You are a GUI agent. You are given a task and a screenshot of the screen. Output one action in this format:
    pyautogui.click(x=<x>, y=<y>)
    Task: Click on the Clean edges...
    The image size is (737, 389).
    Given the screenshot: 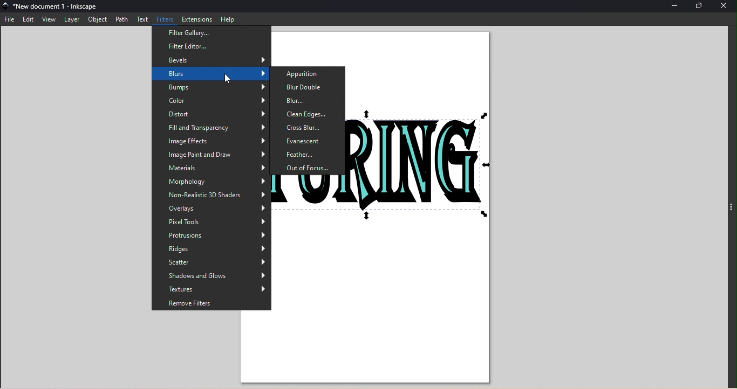 What is the action you would take?
    pyautogui.click(x=309, y=115)
    